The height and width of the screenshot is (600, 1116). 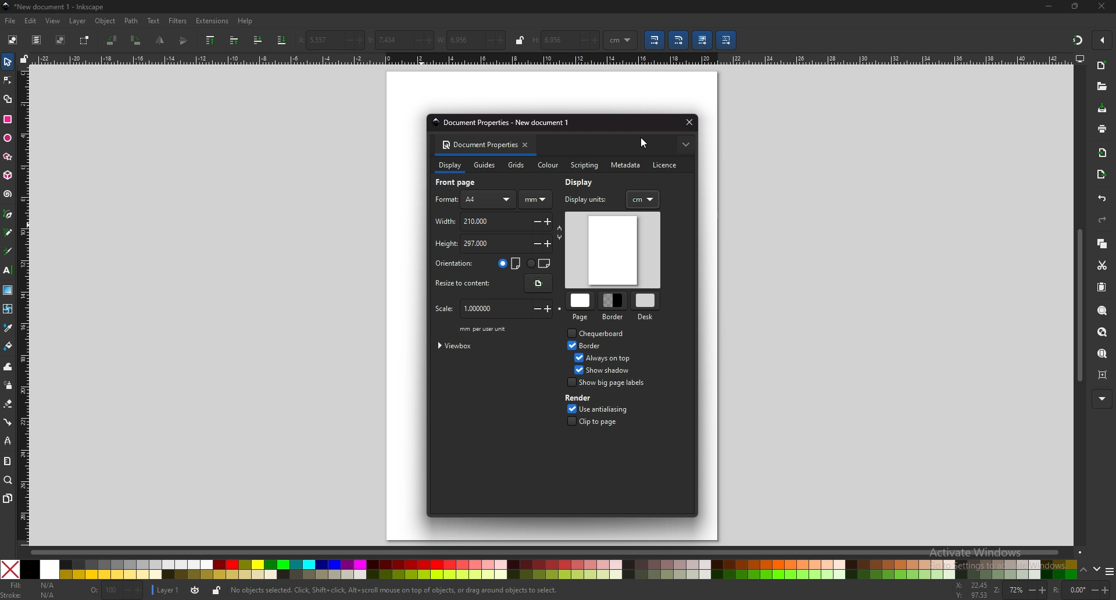 What do you see at coordinates (1068, 591) in the screenshot?
I see `rotation` at bounding box center [1068, 591].